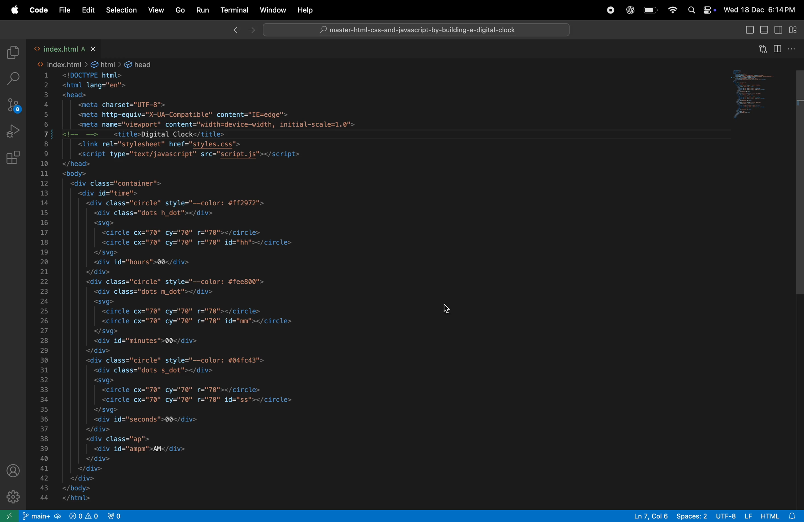 The width and height of the screenshot is (804, 522). I want to click on close, so click(11, 28).